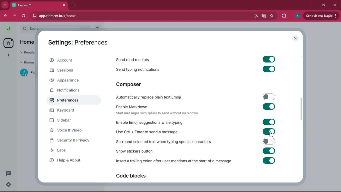 Image resolution: width=341 pixels, height=192 pixels. Describe the element at coordinates (136, 85) in the screenshot. I see `composer` at that location.